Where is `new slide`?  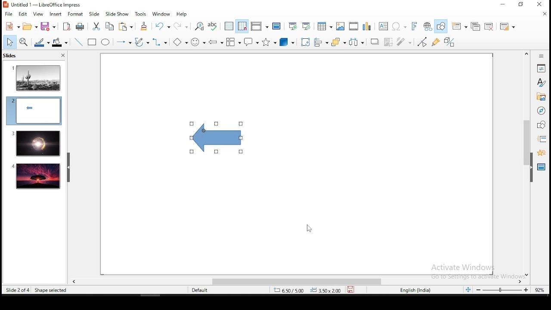
new slide is located at coordinates (460, 26).